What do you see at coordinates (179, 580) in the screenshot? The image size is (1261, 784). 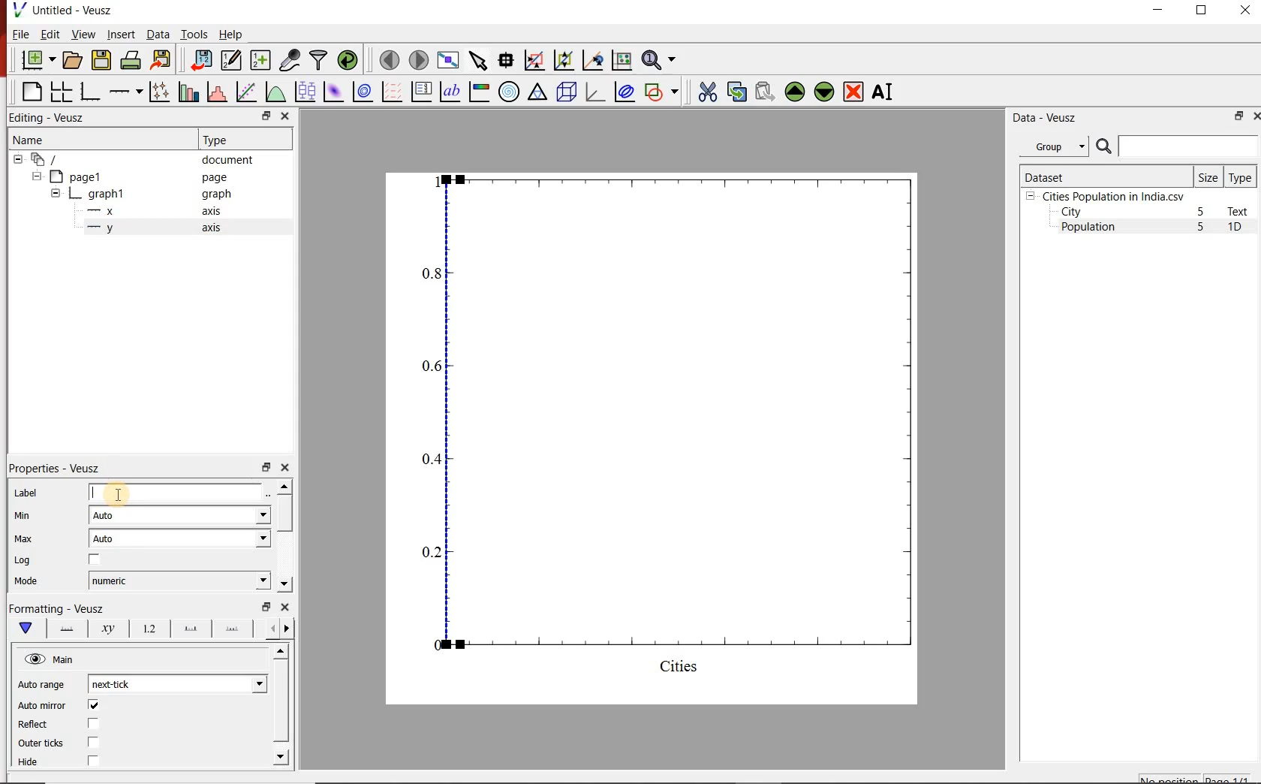 I see `numeric` at bounding box center [179, 580].